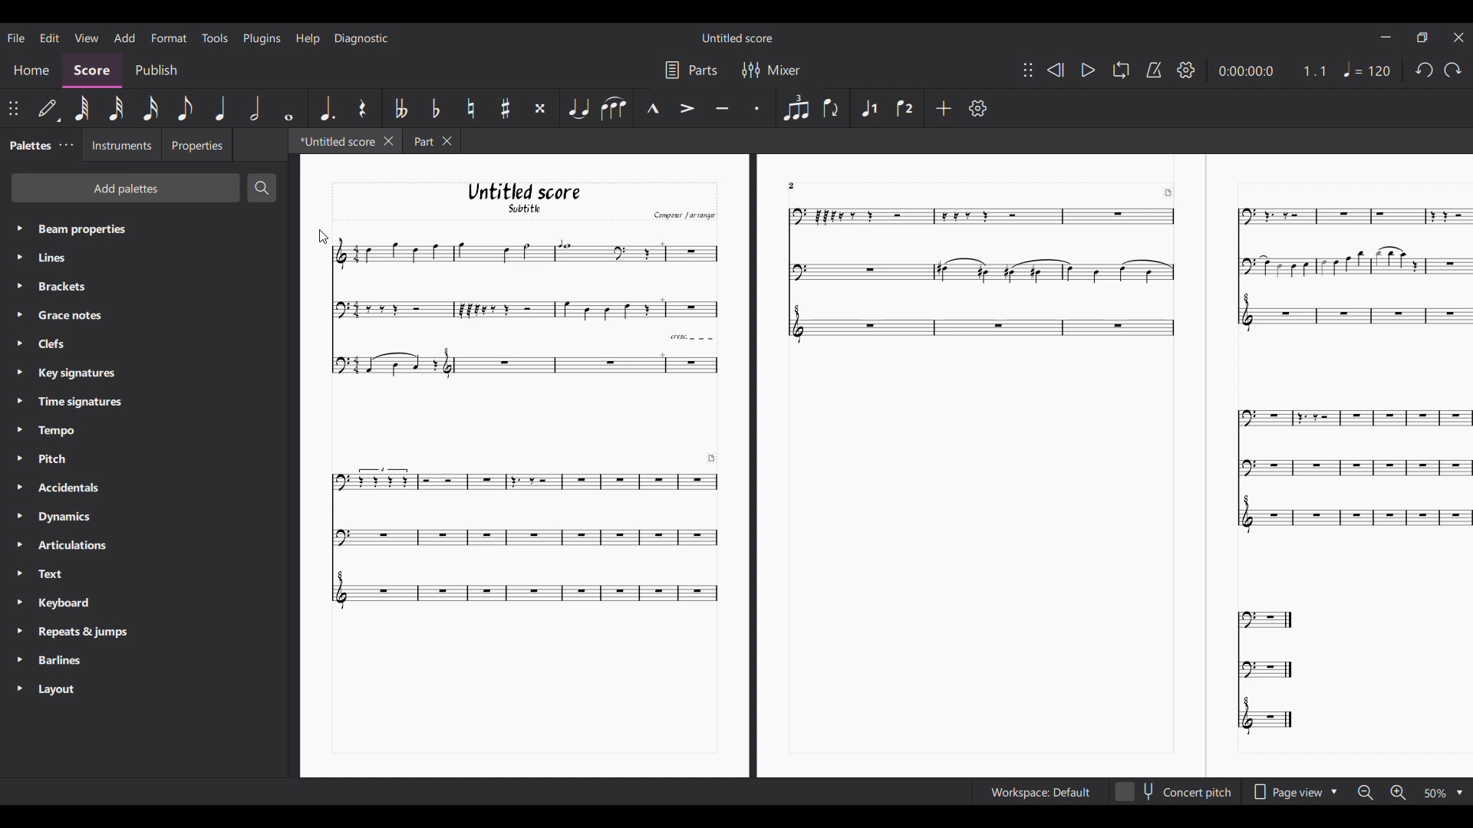 This screenshot has height=828, width=1473. Describe the element at coordinates (155, 70) in the screenshot. I see `Publish` at that location.